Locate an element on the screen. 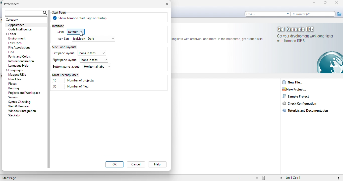  get your development work done faster with komodo ide 6 is located at coordinates (306, 40).